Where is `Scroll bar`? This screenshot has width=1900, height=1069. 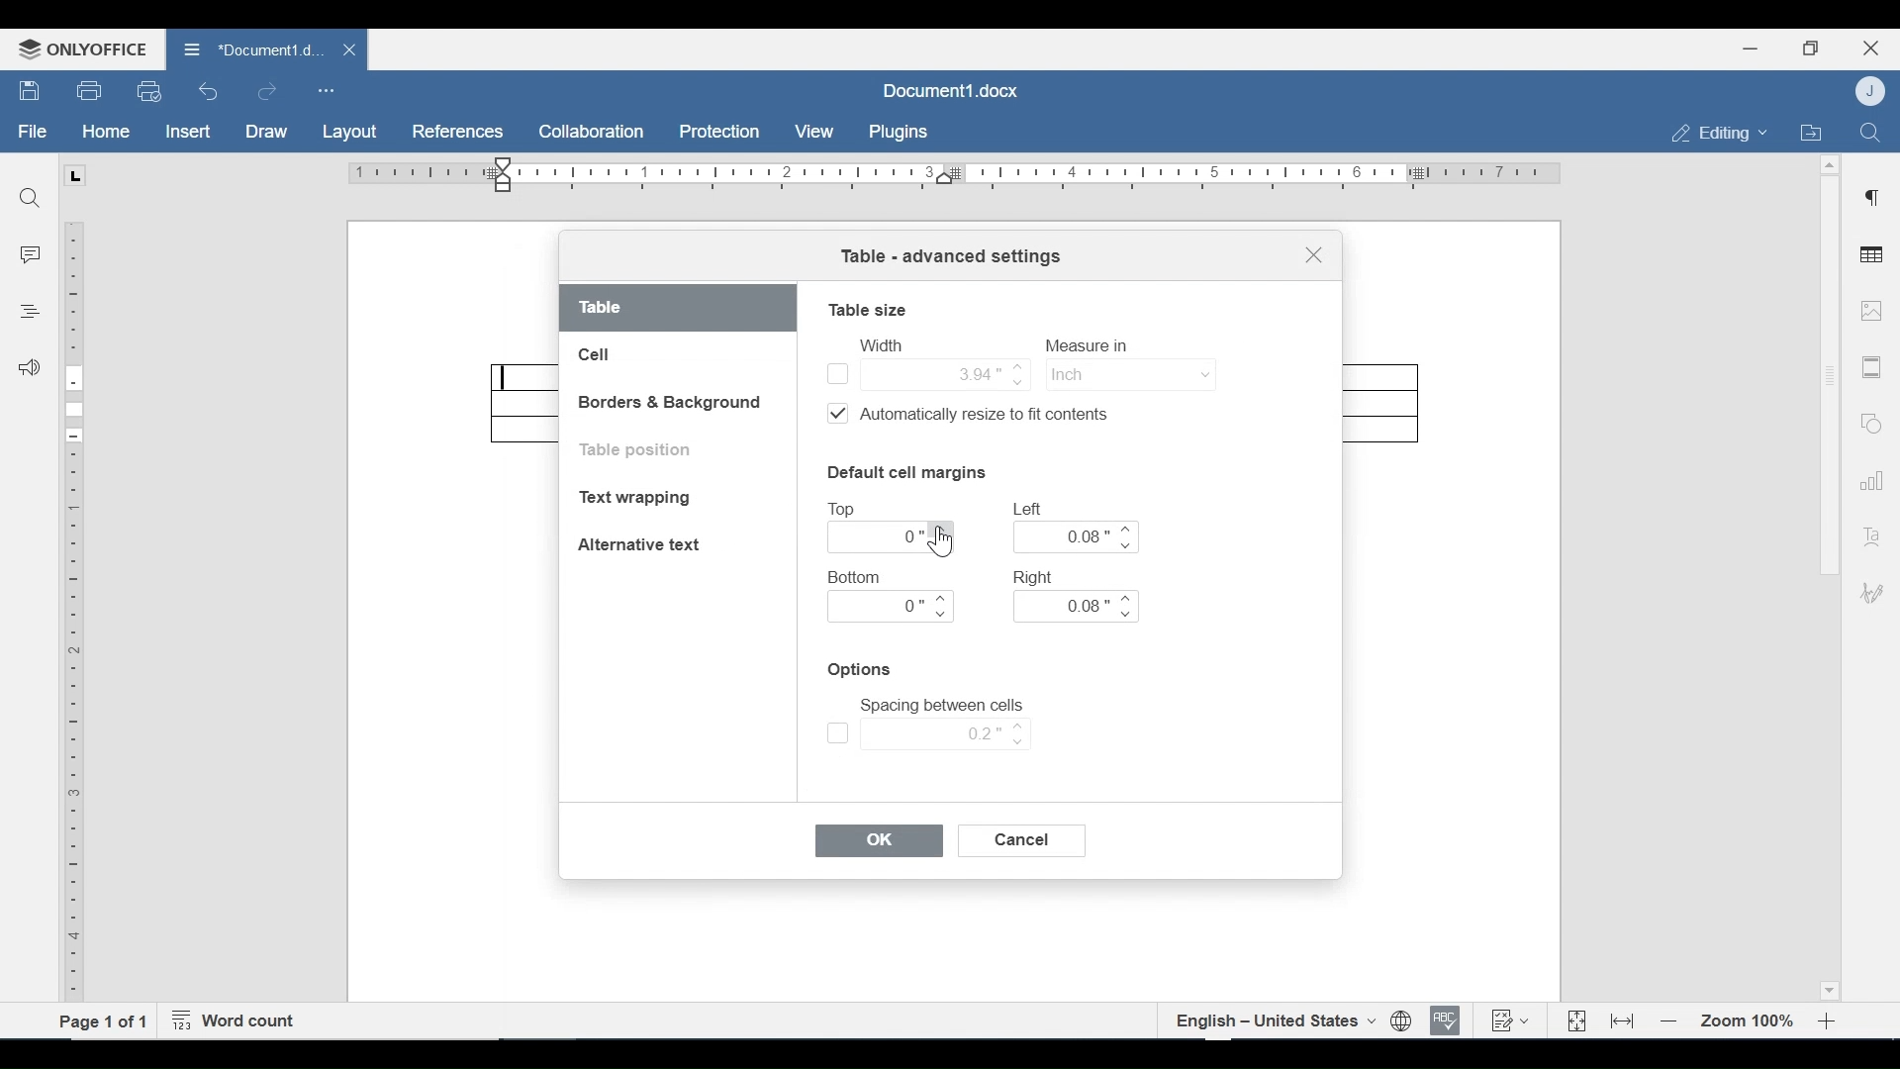
Scroll bar is located at coordinates (1828, 375).